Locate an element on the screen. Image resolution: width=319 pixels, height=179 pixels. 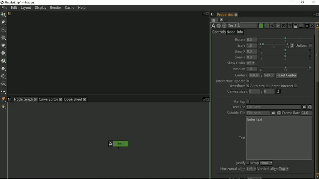
Float pane is located at coordinates (203, 13).